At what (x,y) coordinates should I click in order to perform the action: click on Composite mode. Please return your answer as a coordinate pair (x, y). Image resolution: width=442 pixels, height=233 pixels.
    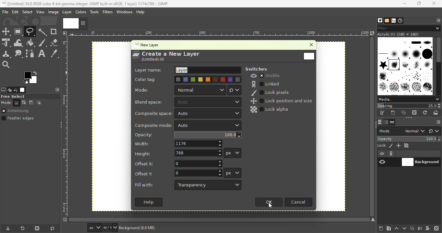
    Looking at the image, I should click on (187, 126).